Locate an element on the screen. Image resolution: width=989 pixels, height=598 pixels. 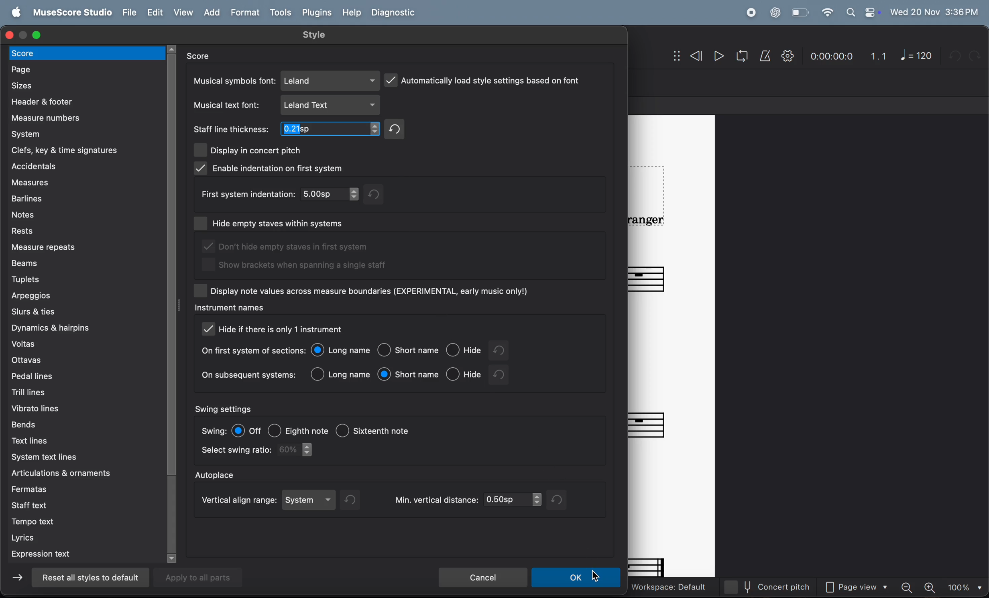
voltas is located at coordinates (83, 344).